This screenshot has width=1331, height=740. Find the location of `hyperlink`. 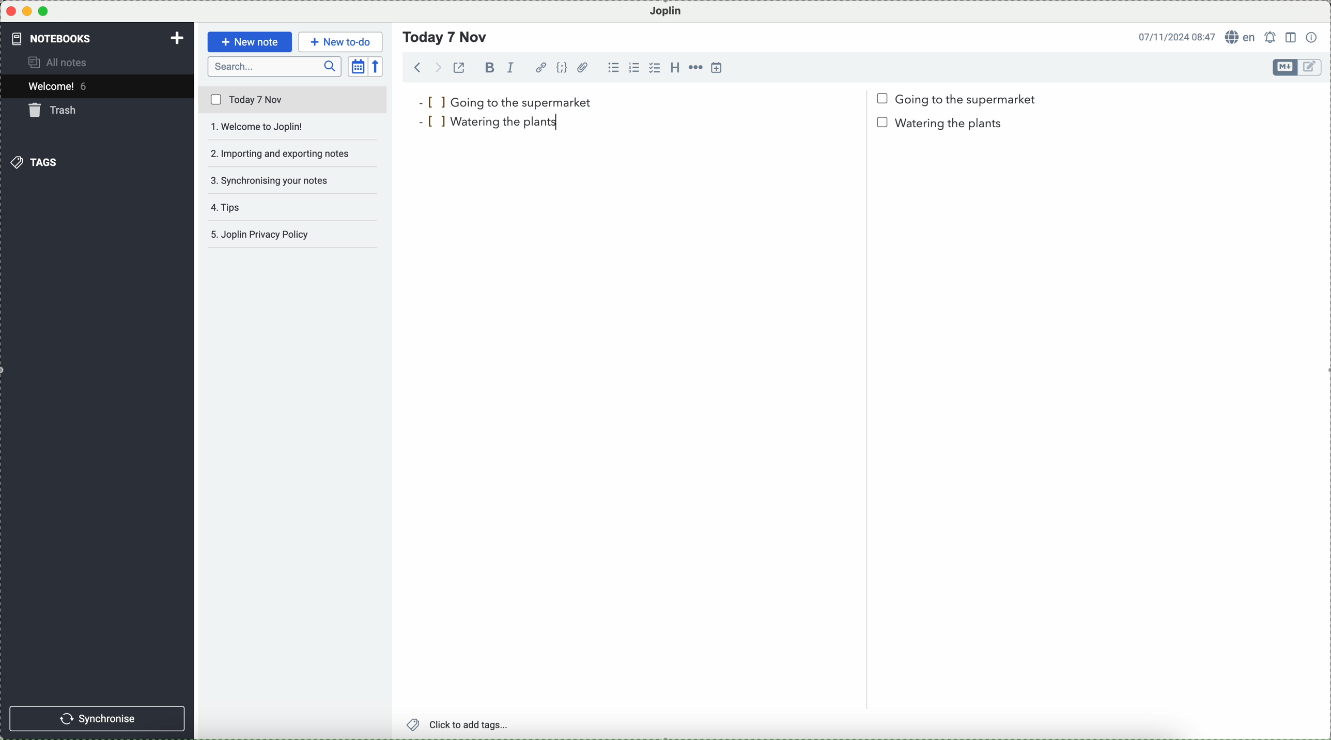

hyperlink is located at coordinates (541, 68).